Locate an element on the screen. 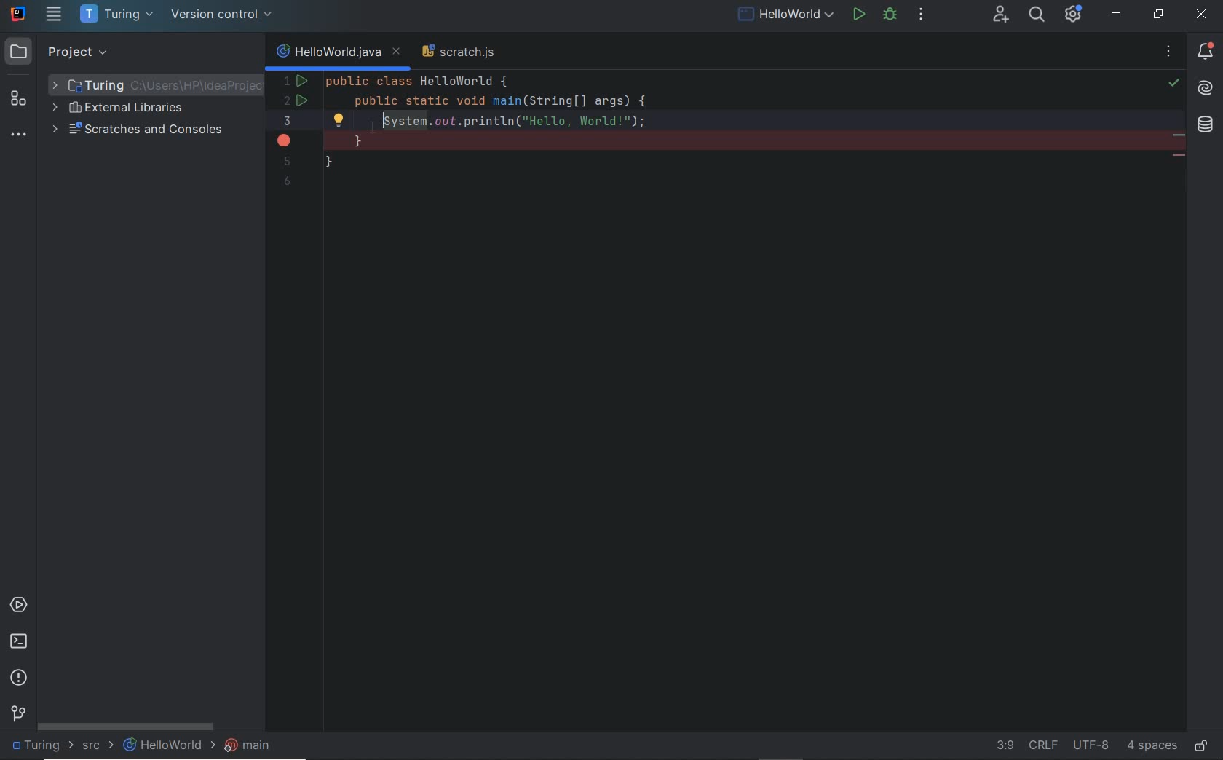 Image resolution: width=1223 pixels, height=760 pixels. project folder is located at coordinates (146, 84).